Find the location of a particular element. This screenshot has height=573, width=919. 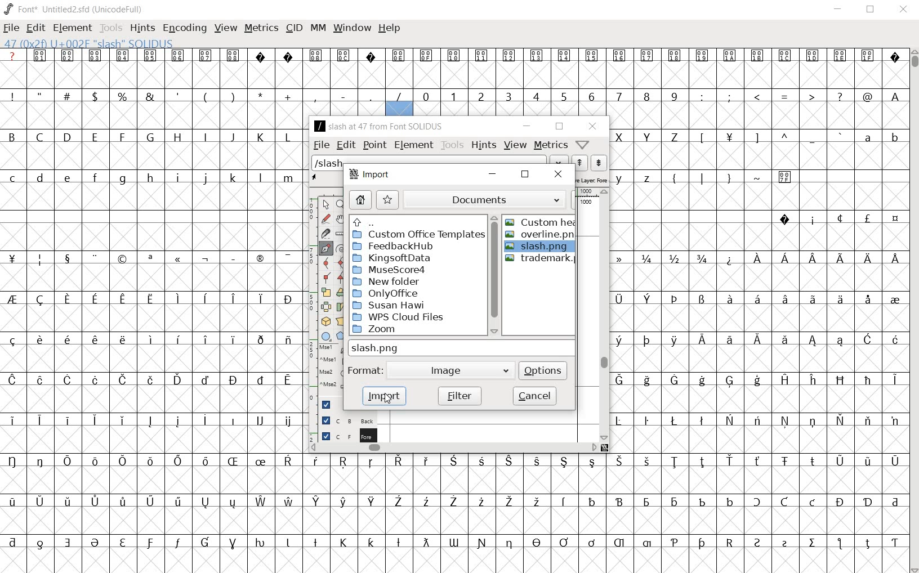

tools is located at coordinates (453, 145).